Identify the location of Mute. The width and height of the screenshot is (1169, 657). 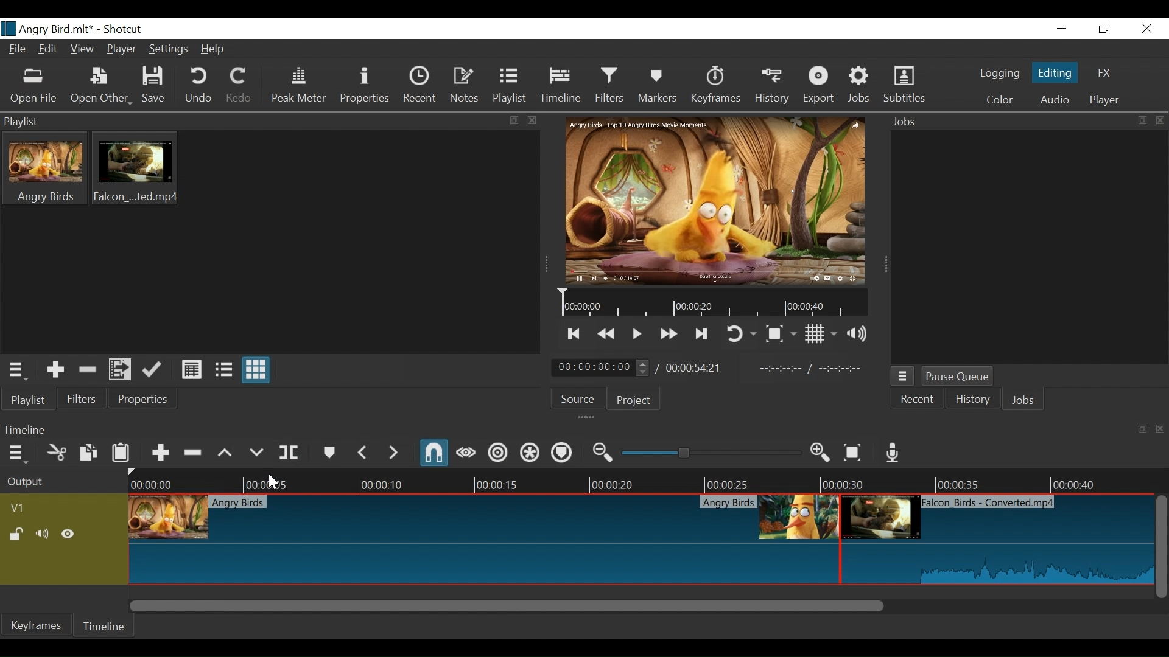
(41, 534).